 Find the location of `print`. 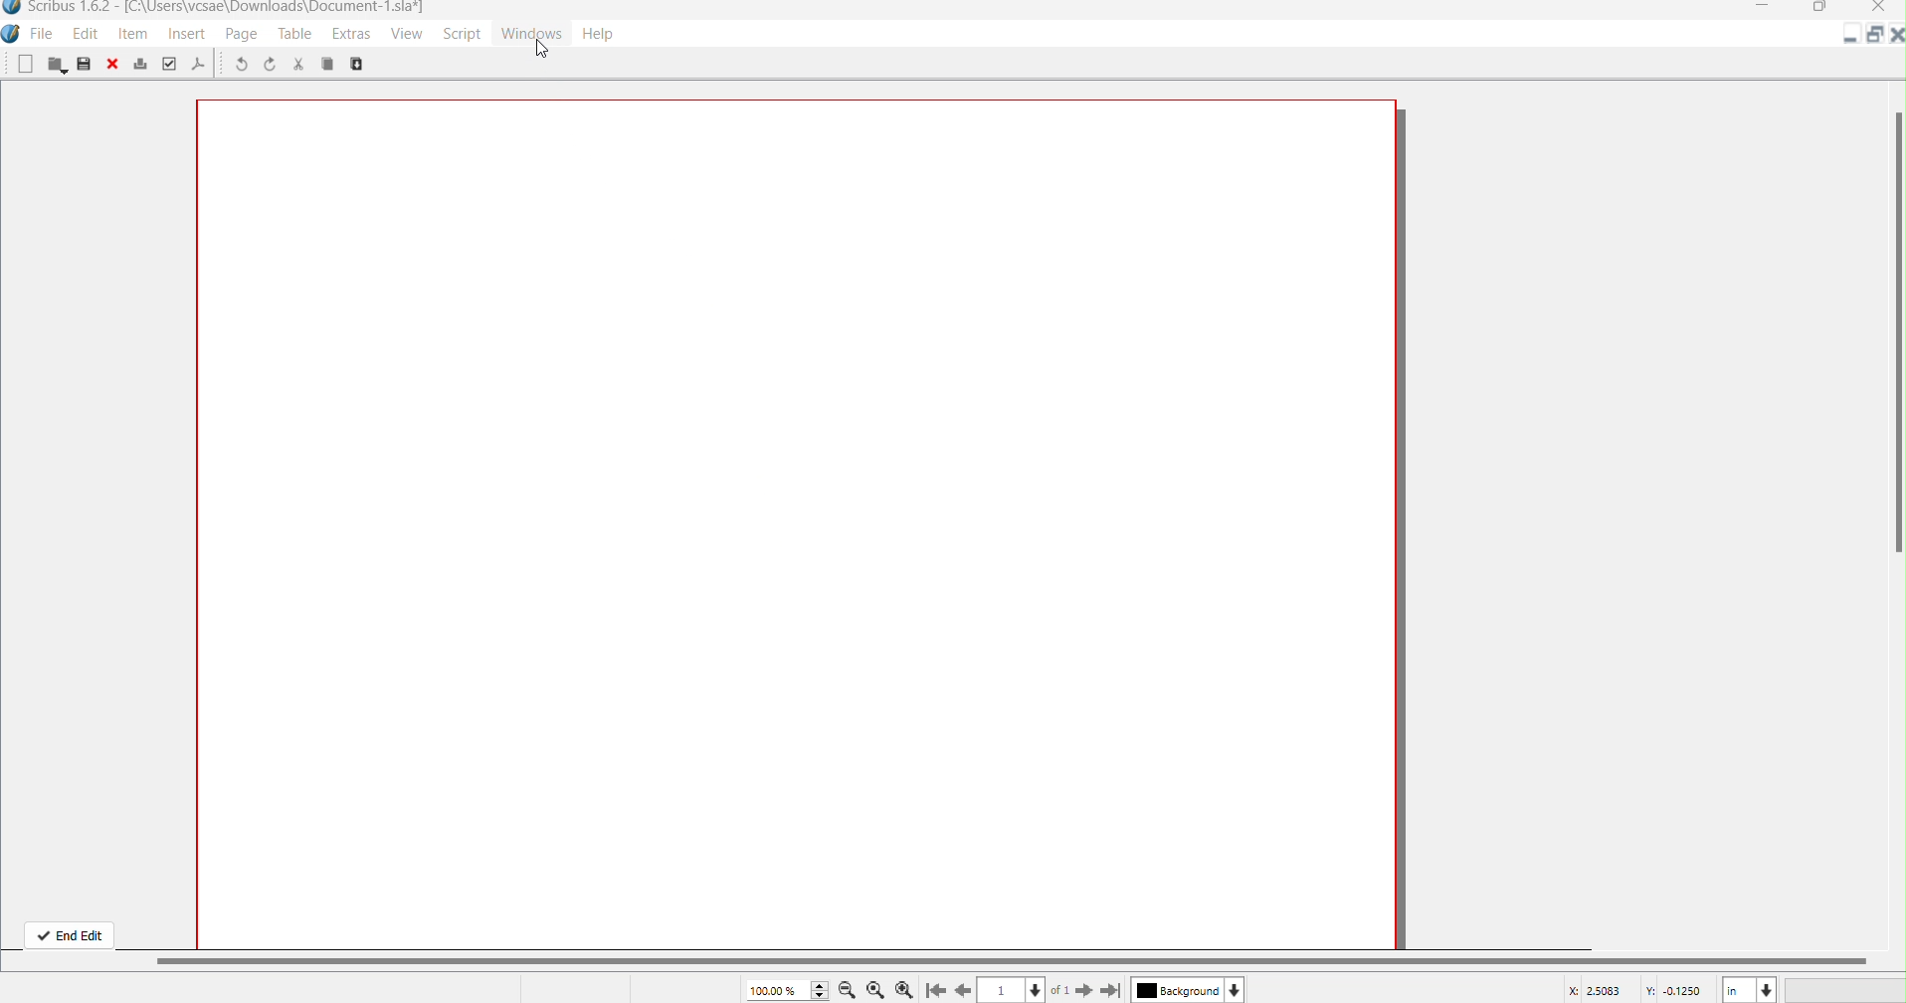

print is located at coordinates (141, 63).